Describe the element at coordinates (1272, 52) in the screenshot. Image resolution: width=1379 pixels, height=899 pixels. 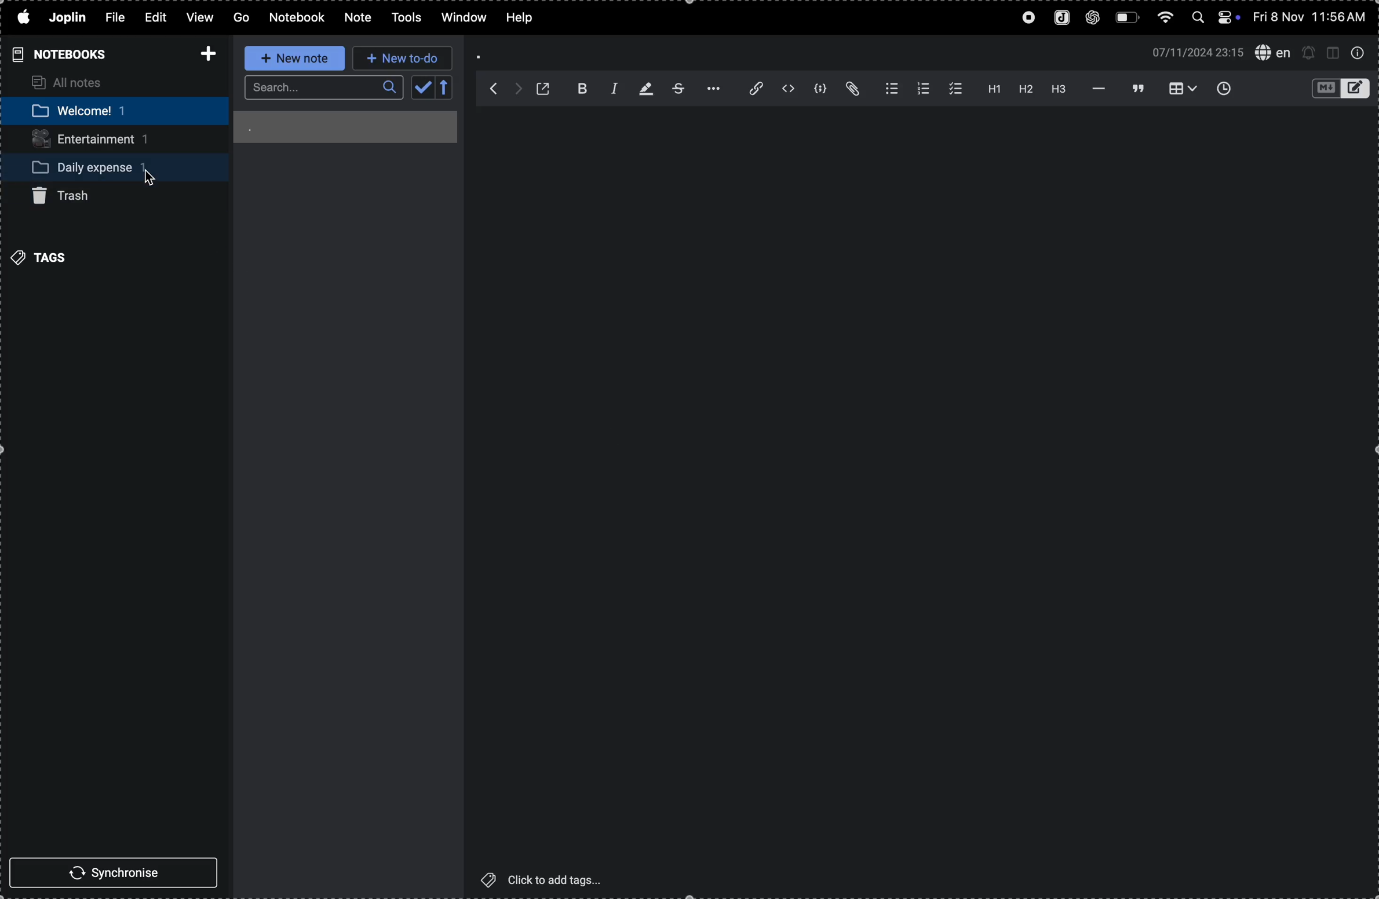
I see `spell check` at that location.